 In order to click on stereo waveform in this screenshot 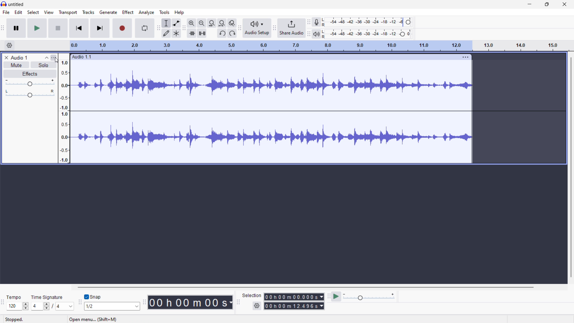, I will do `click(271, 87)`.